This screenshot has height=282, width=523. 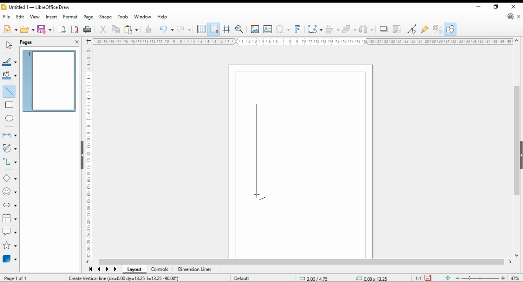 I want to click on next page, so click(x=107, y=270).